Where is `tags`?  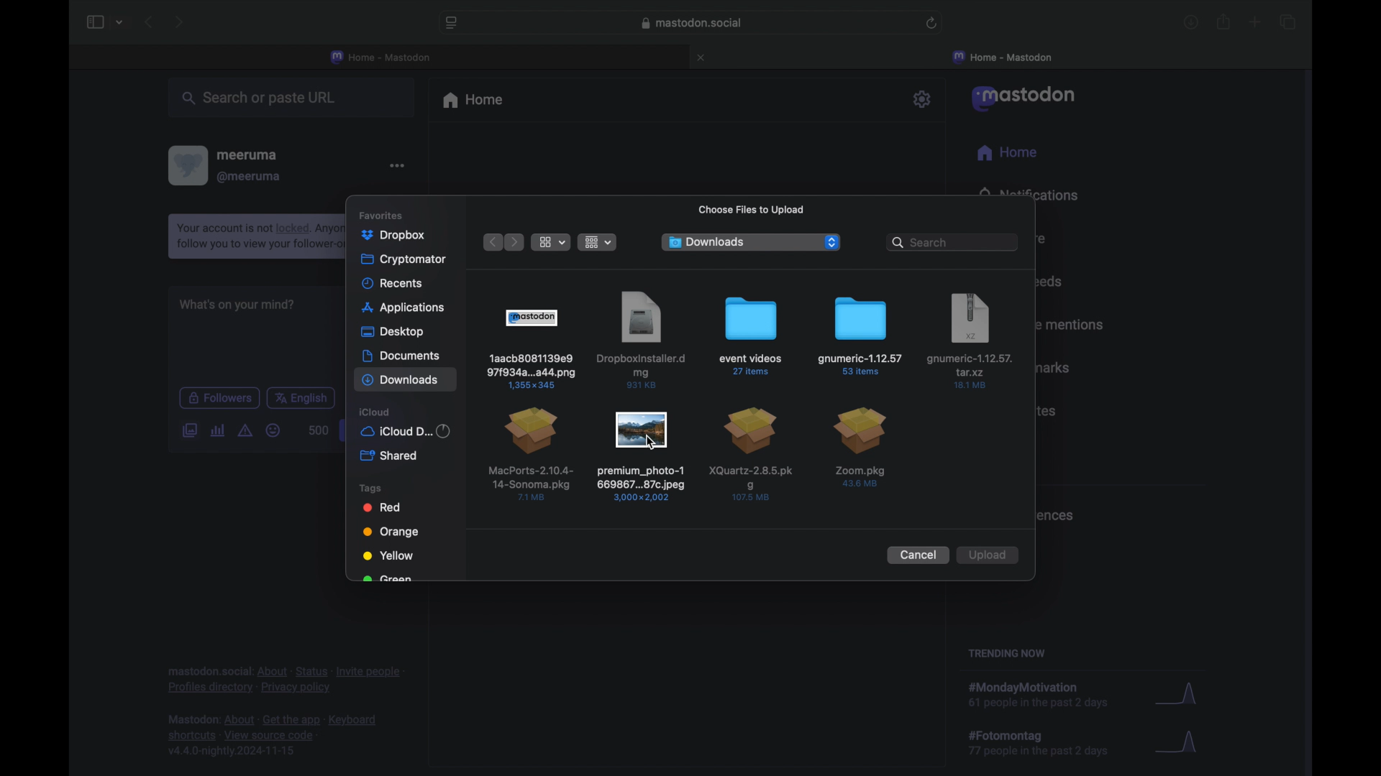 tags is located at coordinates (370, 487).